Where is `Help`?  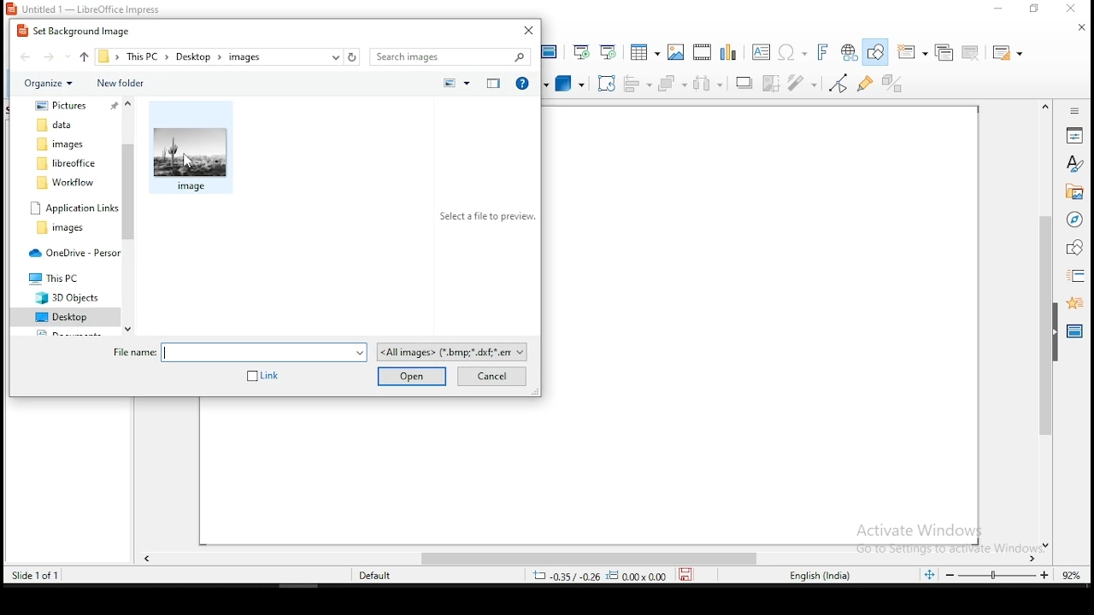
Help is located at coordinates (524, 82).